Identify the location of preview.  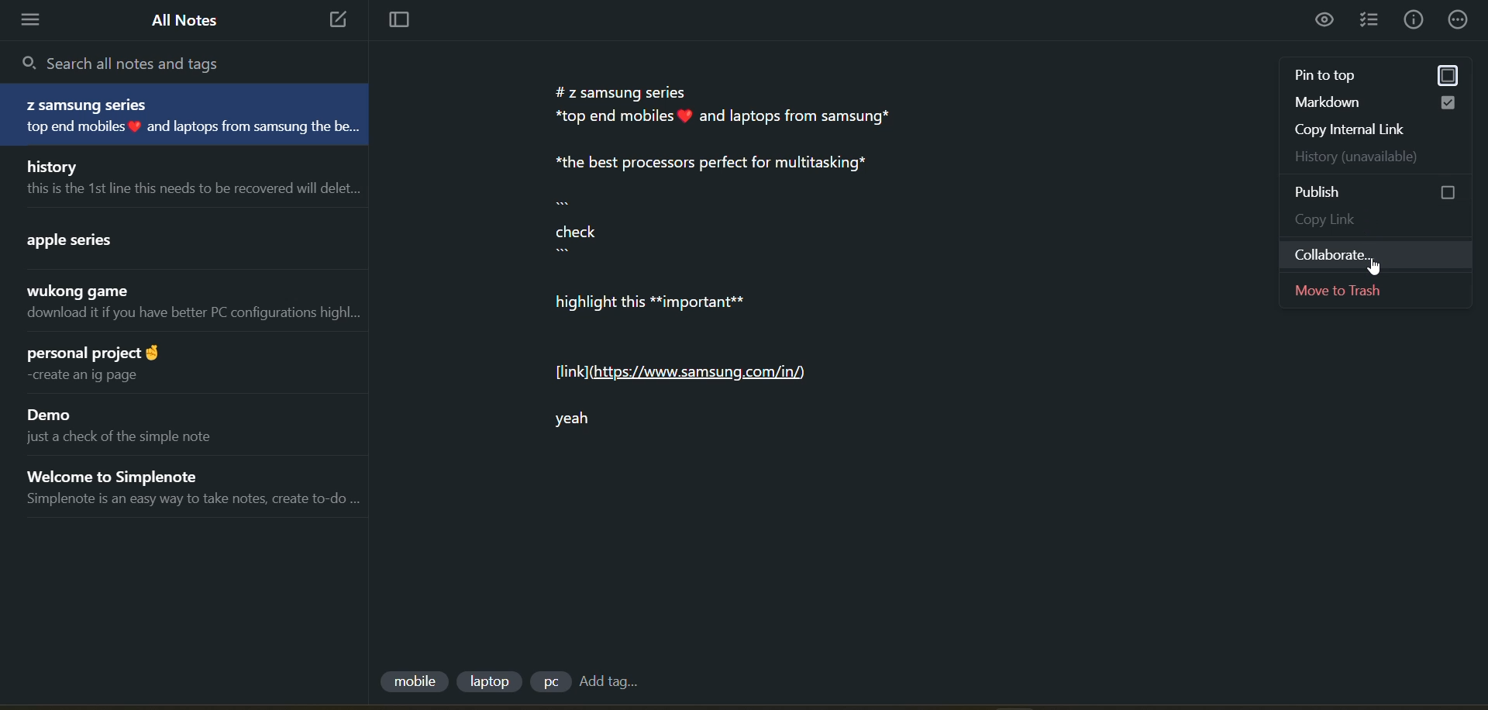
(1326, 22).